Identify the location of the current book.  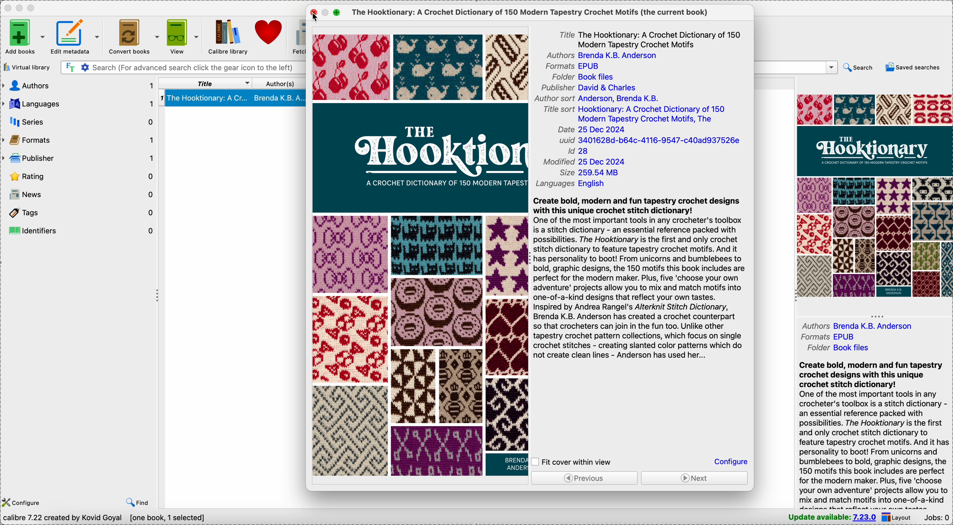
(530, 13).